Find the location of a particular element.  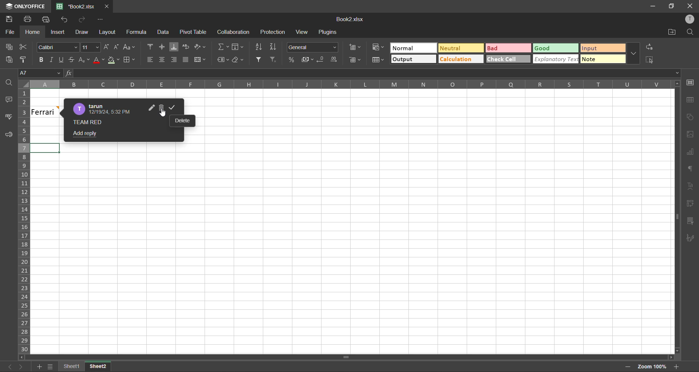

protection is located at coordinates (274, 33).